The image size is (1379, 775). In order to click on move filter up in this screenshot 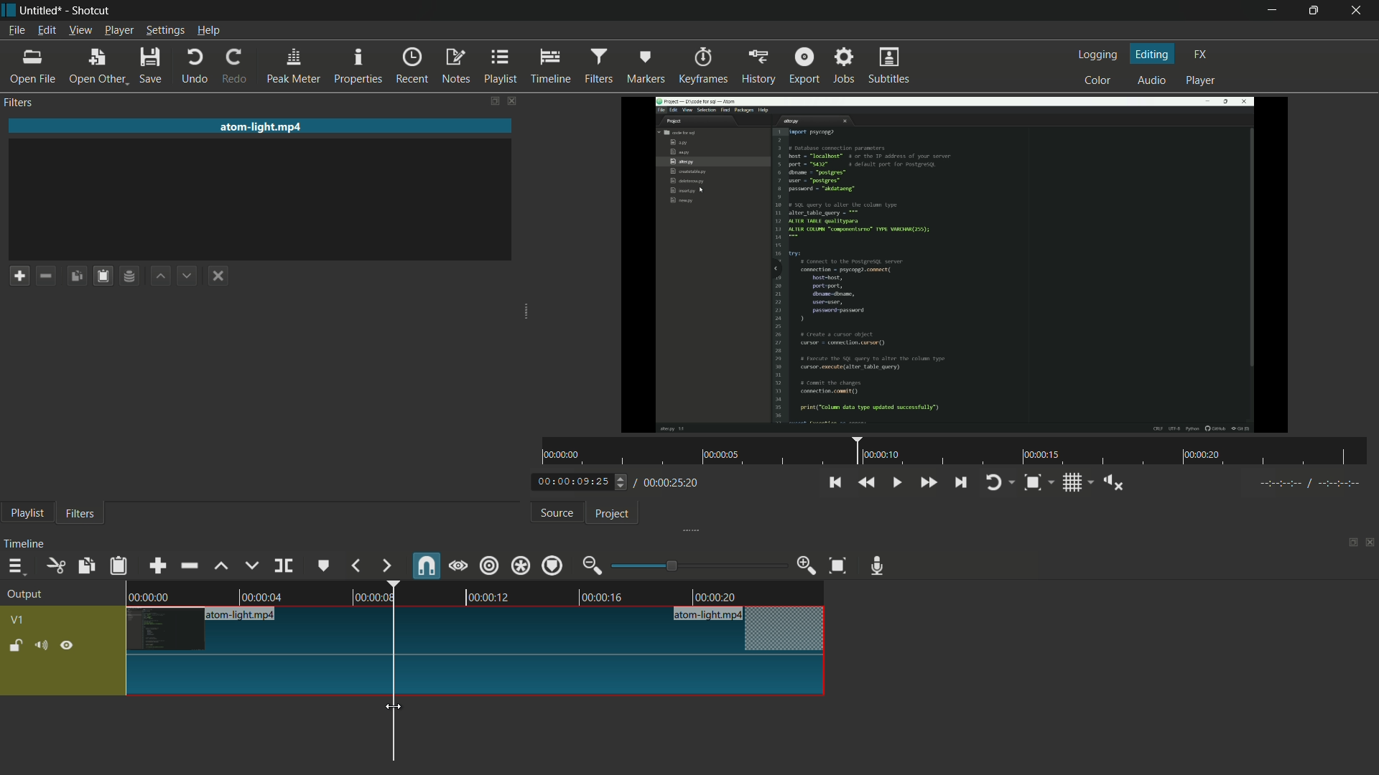, I will do `click(162, 277)`.